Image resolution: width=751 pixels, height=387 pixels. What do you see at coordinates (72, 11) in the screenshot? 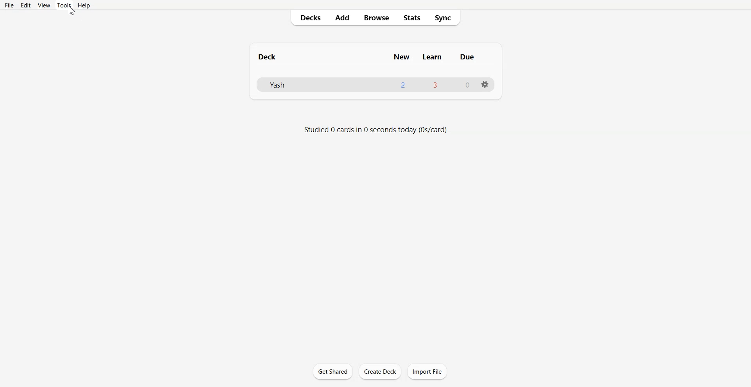
I see `cursor` at bounding box center [72, 11].